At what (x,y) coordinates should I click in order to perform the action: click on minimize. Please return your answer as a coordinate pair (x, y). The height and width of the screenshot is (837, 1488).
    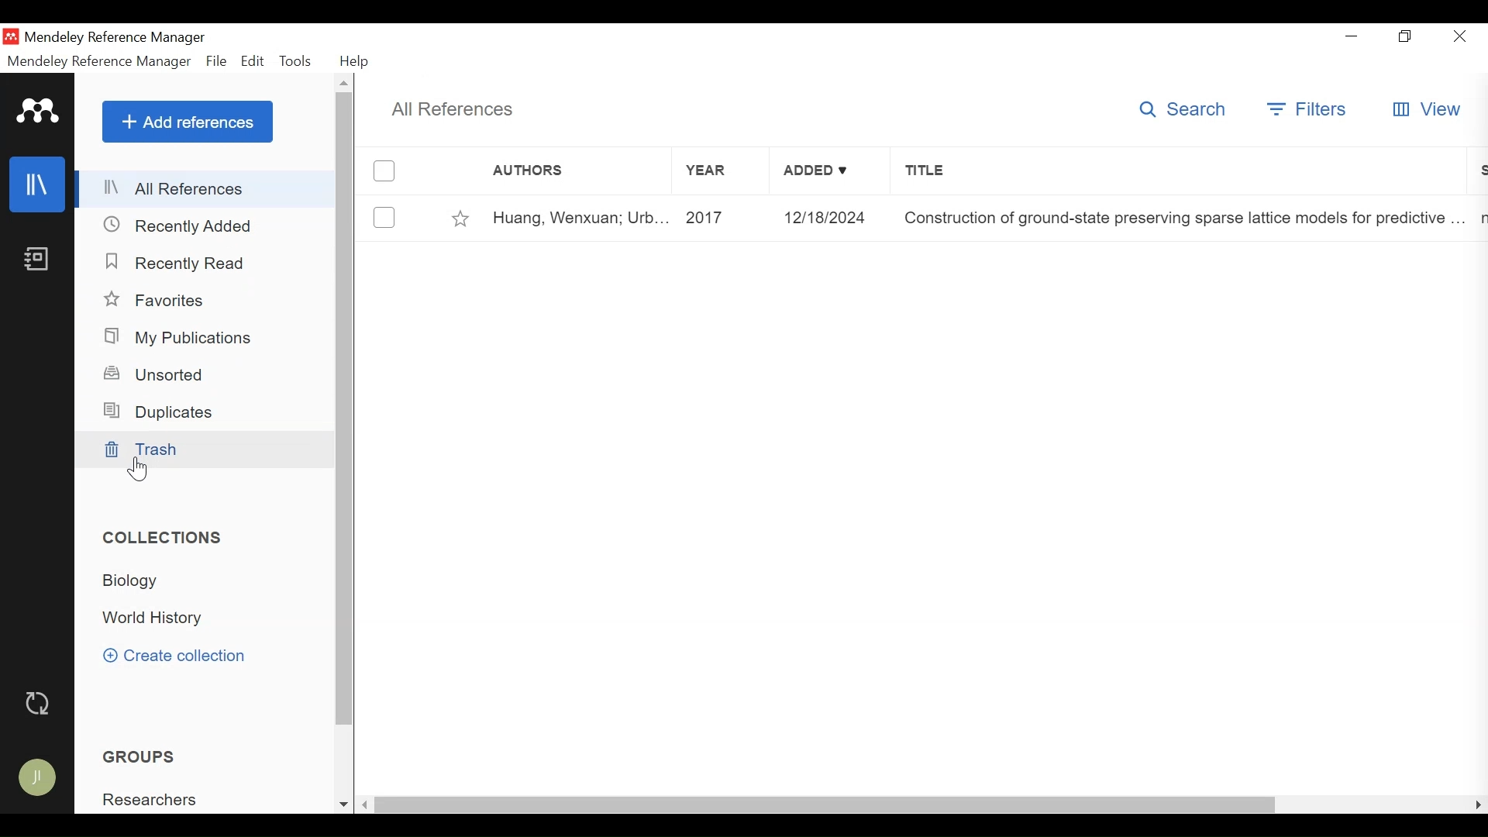
    Looking at the image, I should click on (1352, 36).